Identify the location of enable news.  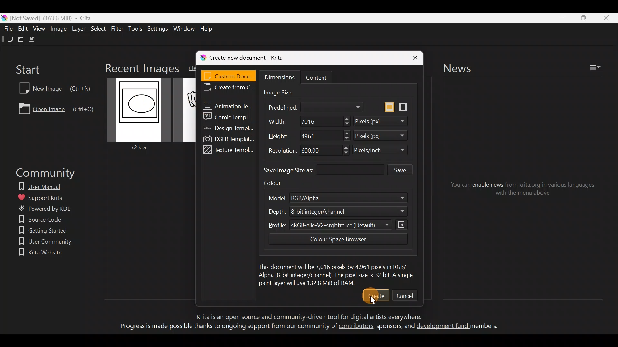
(488, 184).